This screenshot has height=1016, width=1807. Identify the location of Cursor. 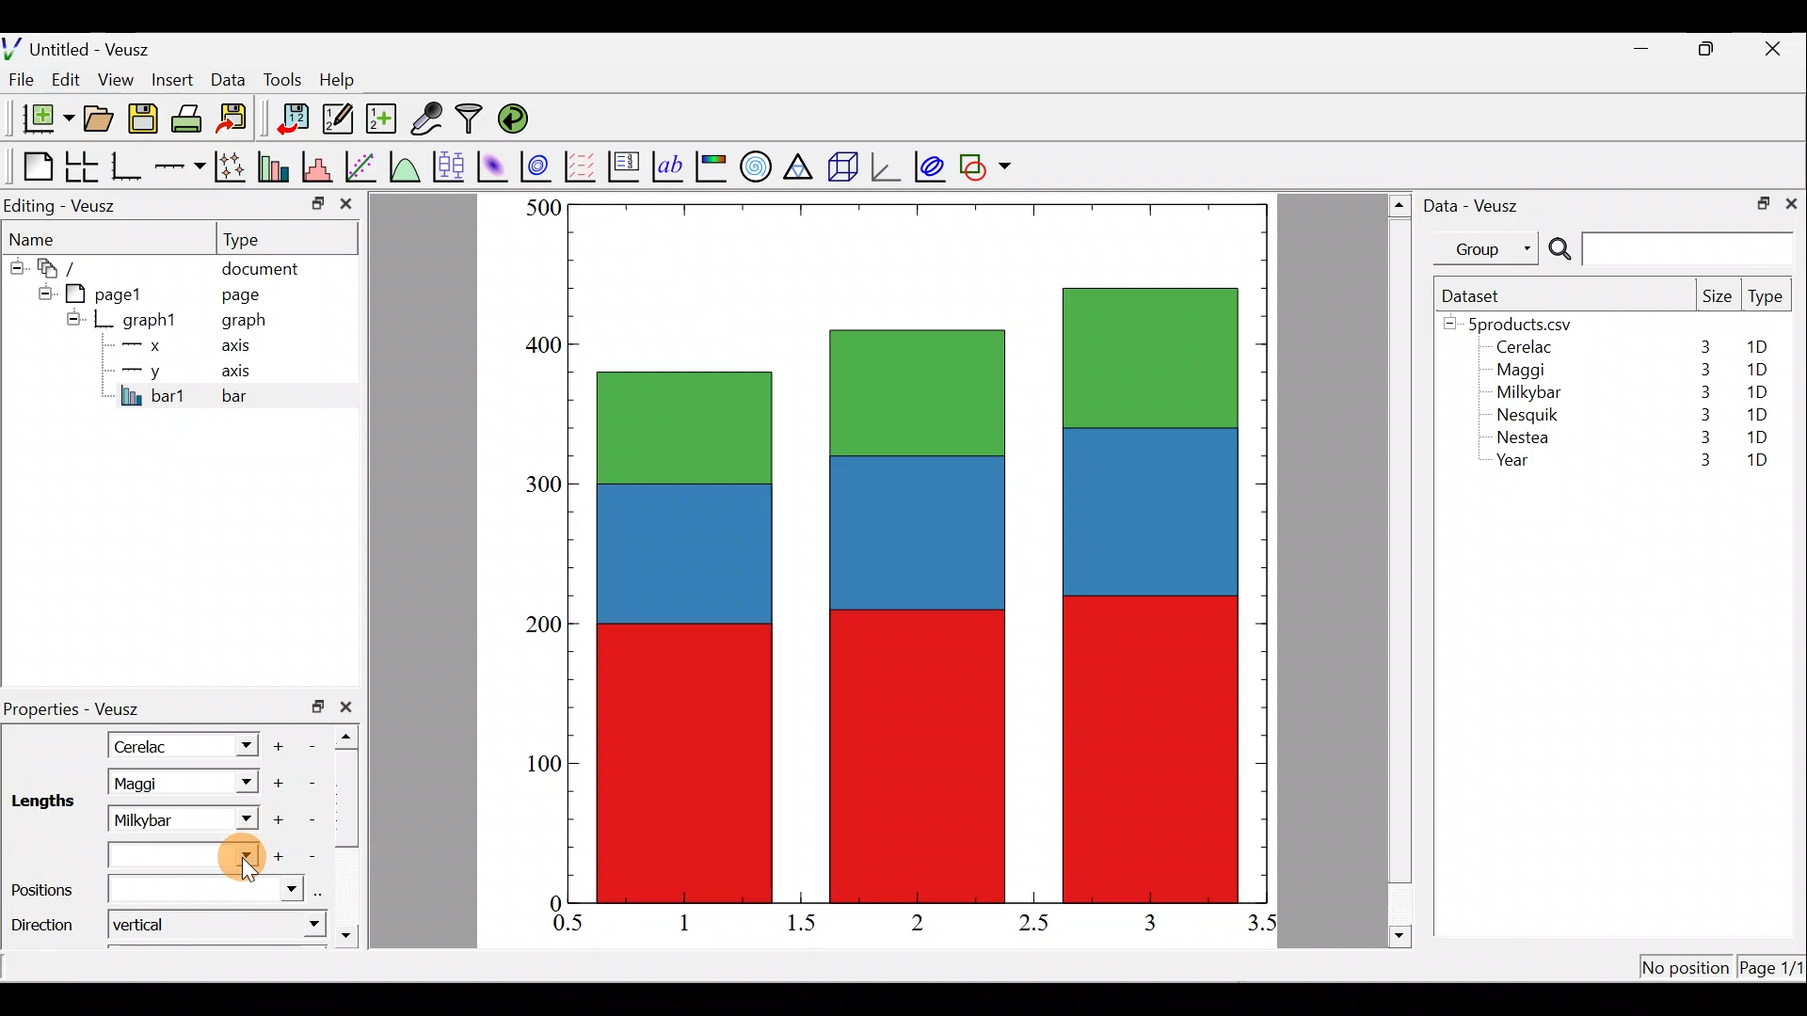
(224, 852).